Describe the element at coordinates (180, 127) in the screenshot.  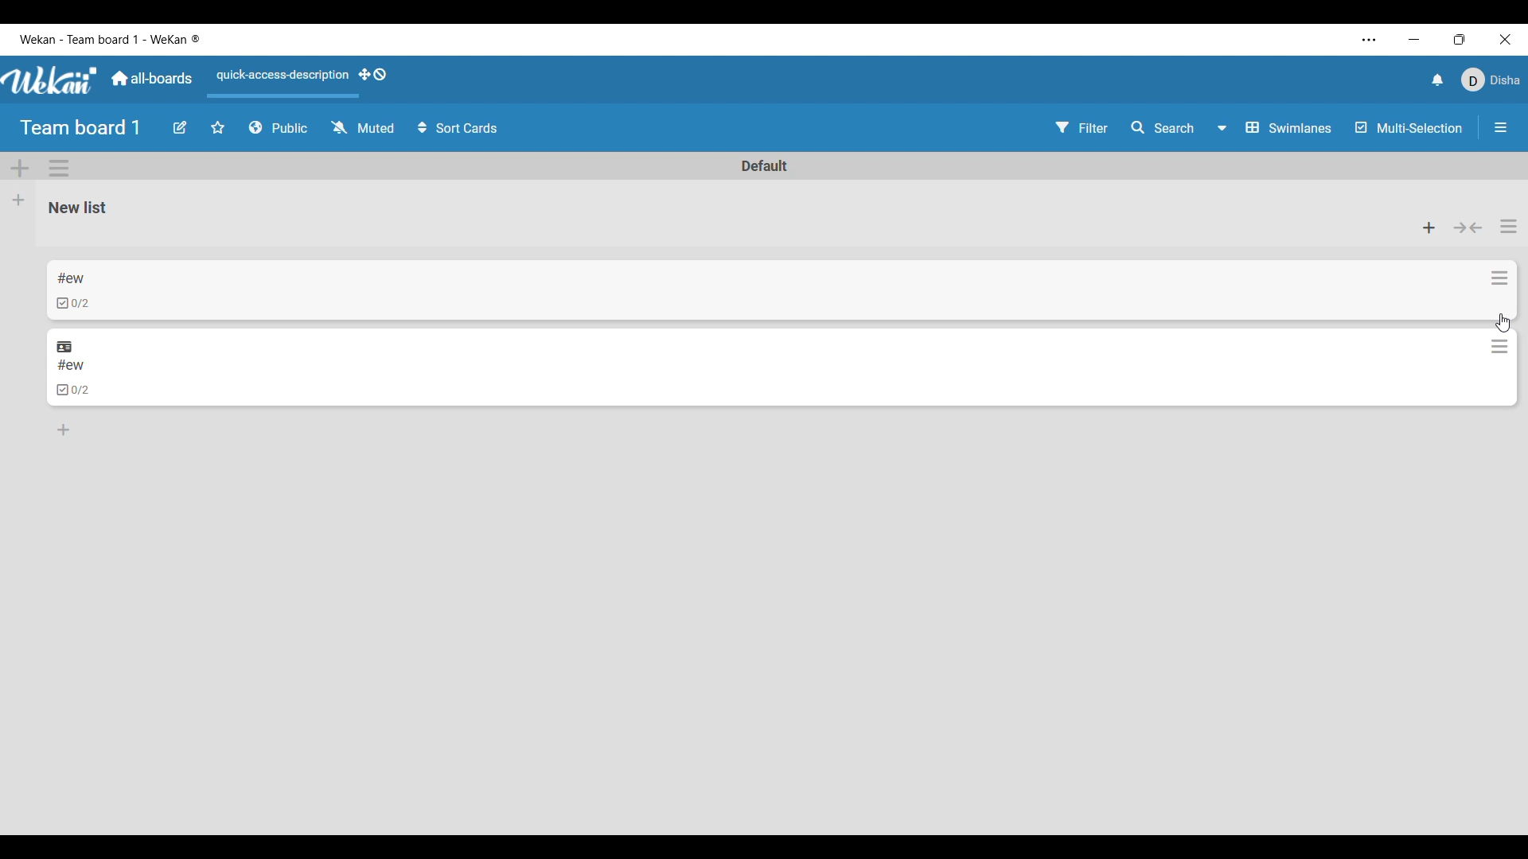
I see `Edit board` at that location.